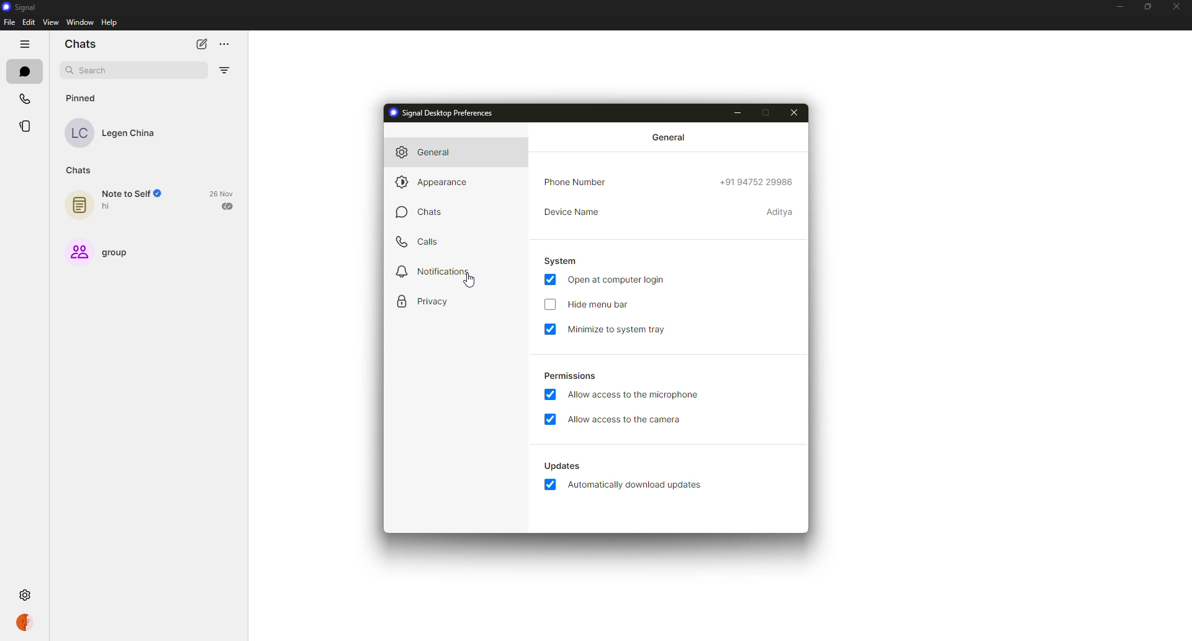  Describe the element at coordinates (559, 465) in the screenshot. I see `automatically download updates` at that location.